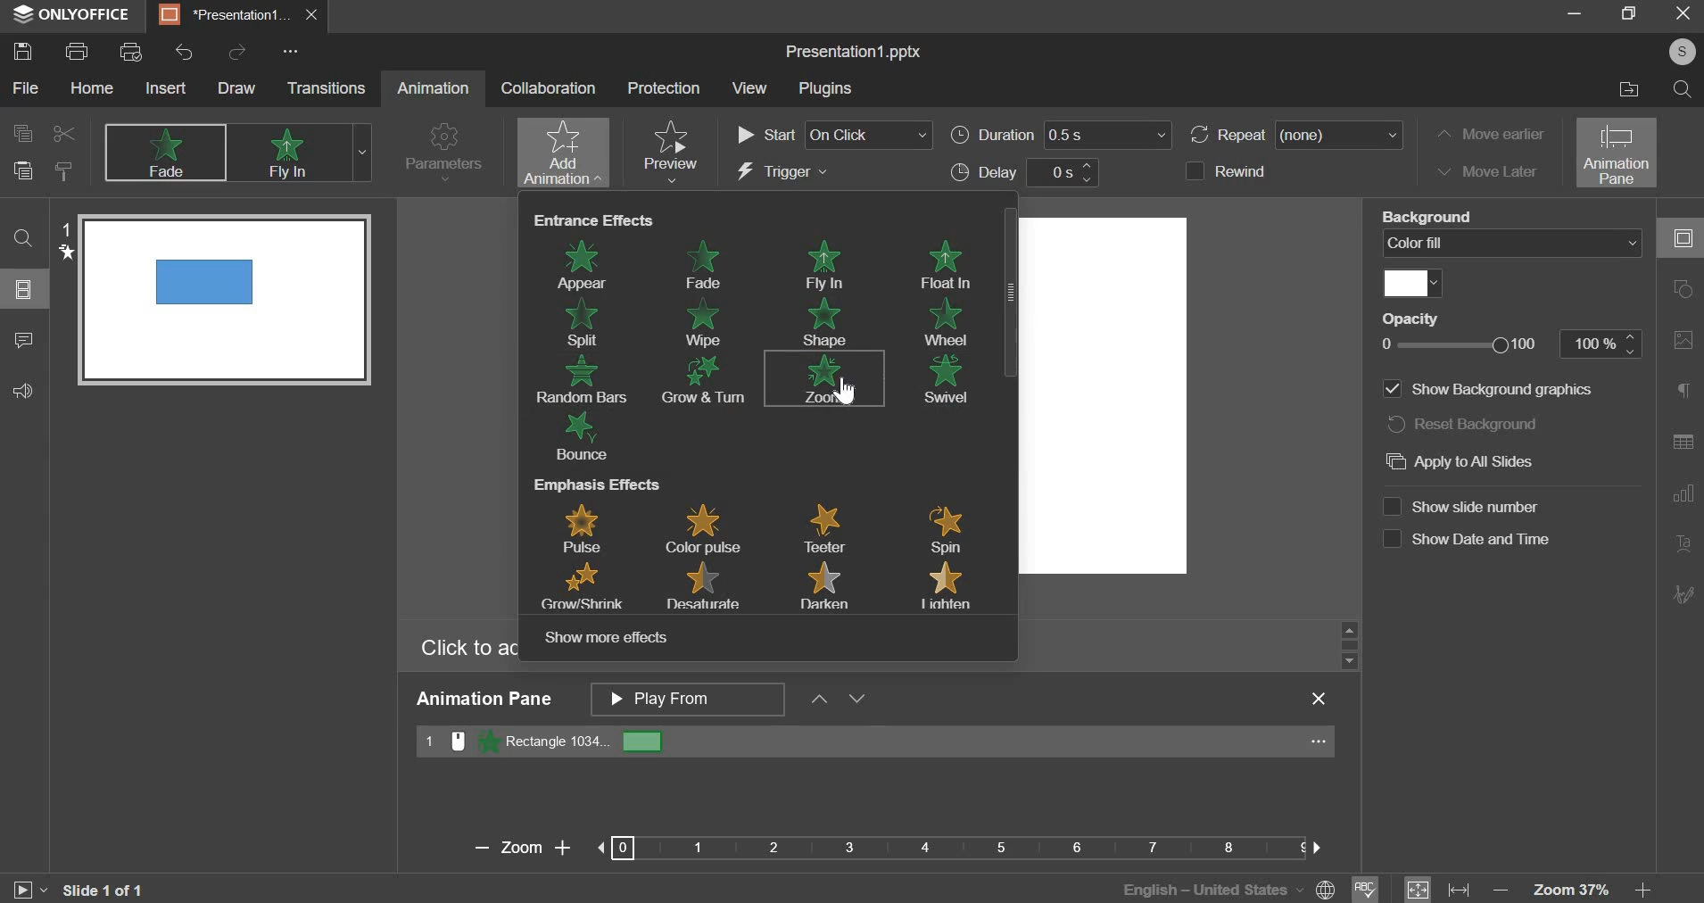  Describe the element at coordinates (26, 289) in the screenshot. I see `slides` at that location.